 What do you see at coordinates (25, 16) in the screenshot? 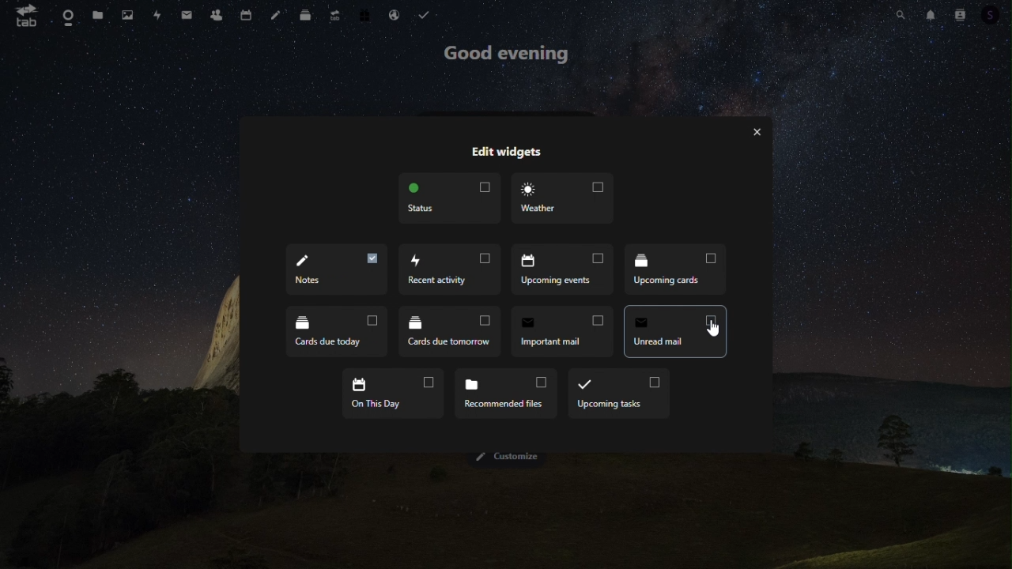
I see `tab` at bounding box center [25, 16].